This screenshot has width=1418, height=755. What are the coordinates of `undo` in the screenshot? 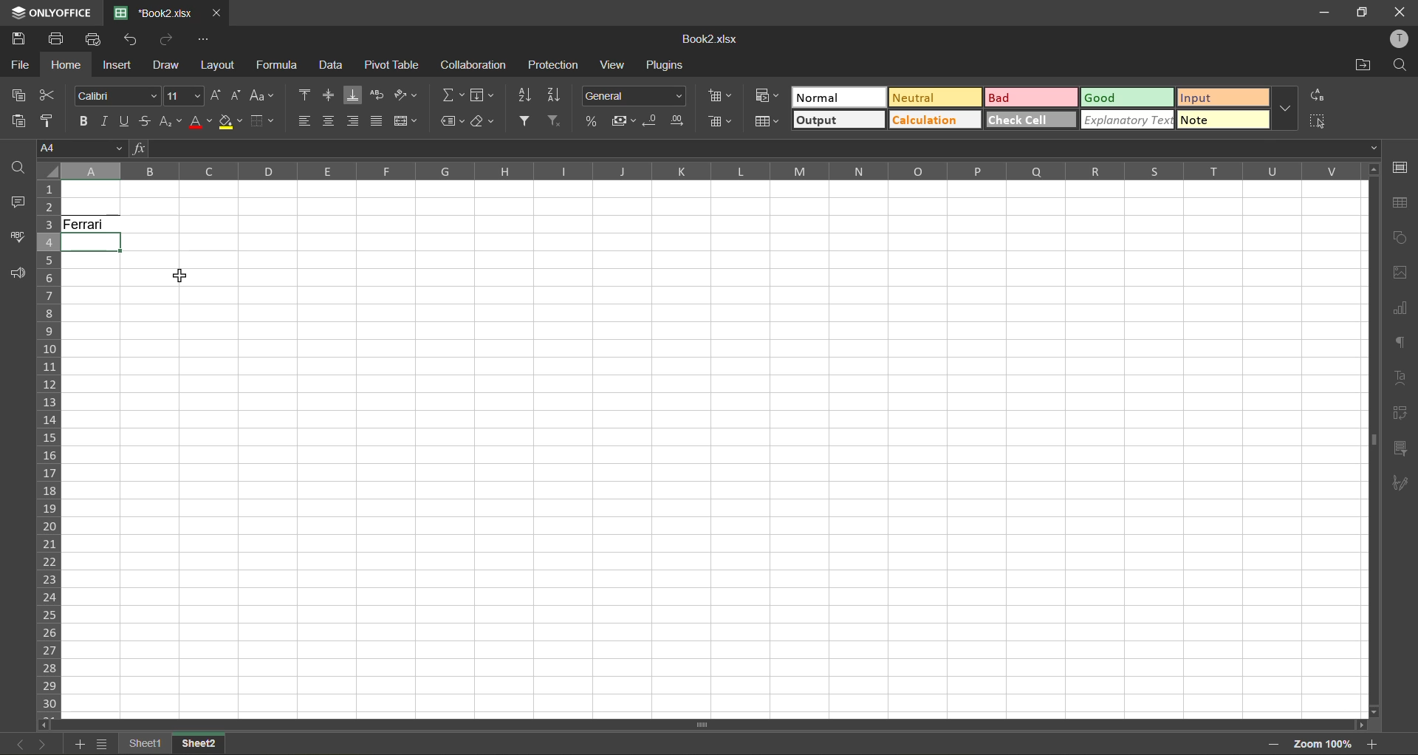 It's located at (131, 41).